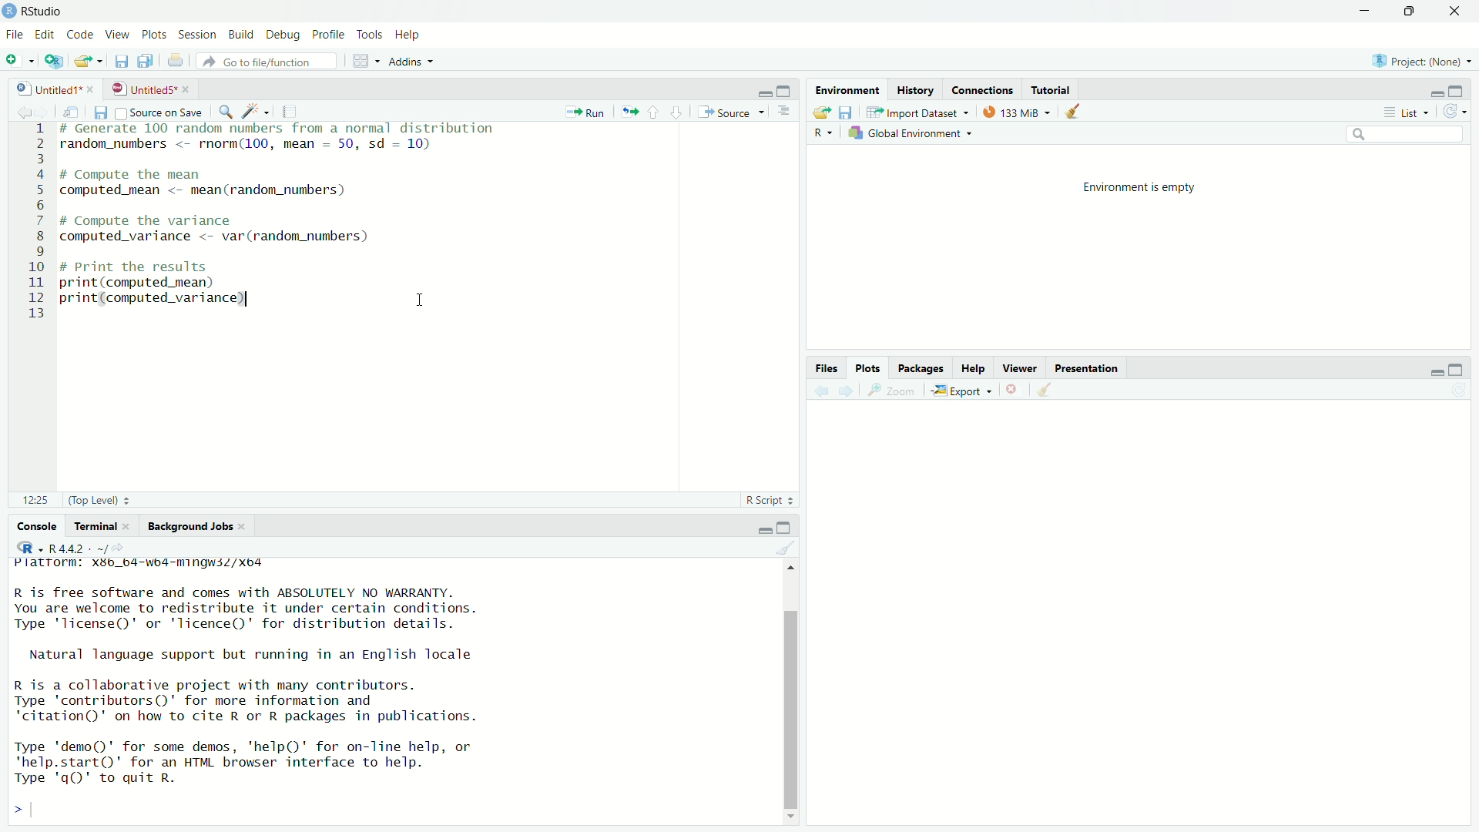 This screenshot has height=832, width=1479. I want to click on # Compute the mean, so click(194, 173).